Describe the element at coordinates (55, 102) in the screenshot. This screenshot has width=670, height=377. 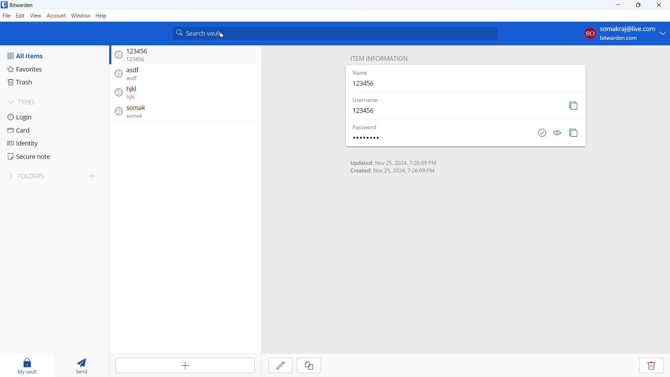
I see `types` at that location.